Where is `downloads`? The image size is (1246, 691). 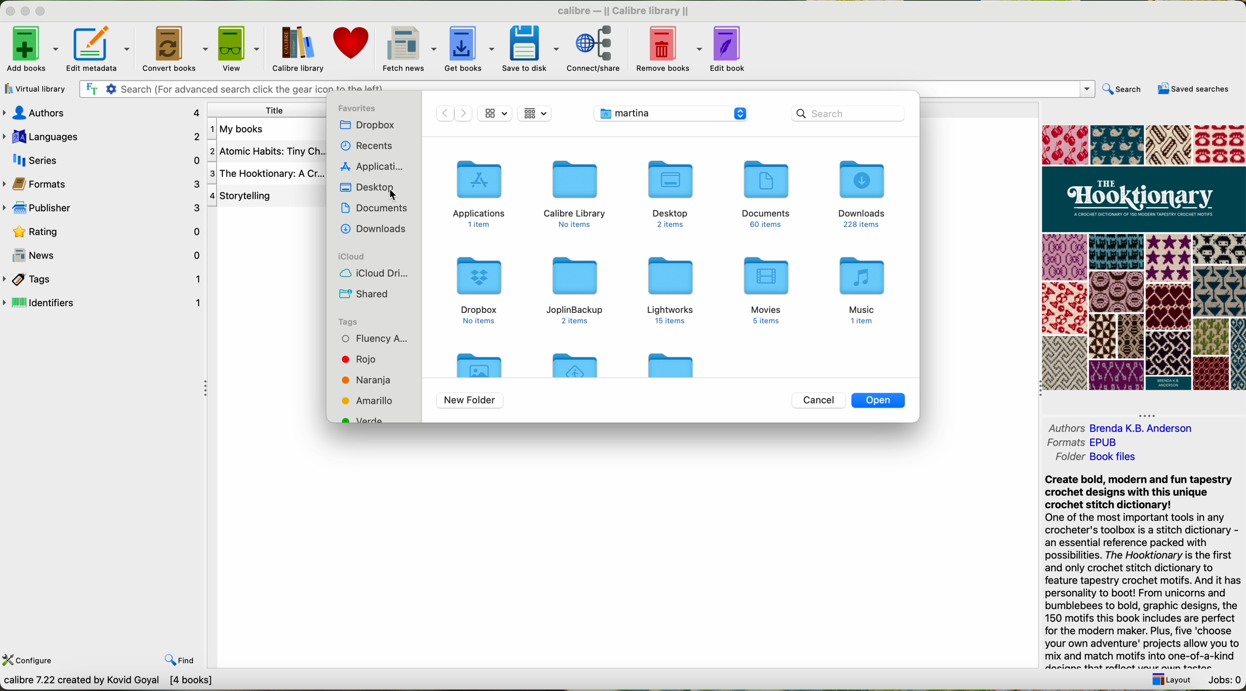
downloads is located at coordinates (373, 229).